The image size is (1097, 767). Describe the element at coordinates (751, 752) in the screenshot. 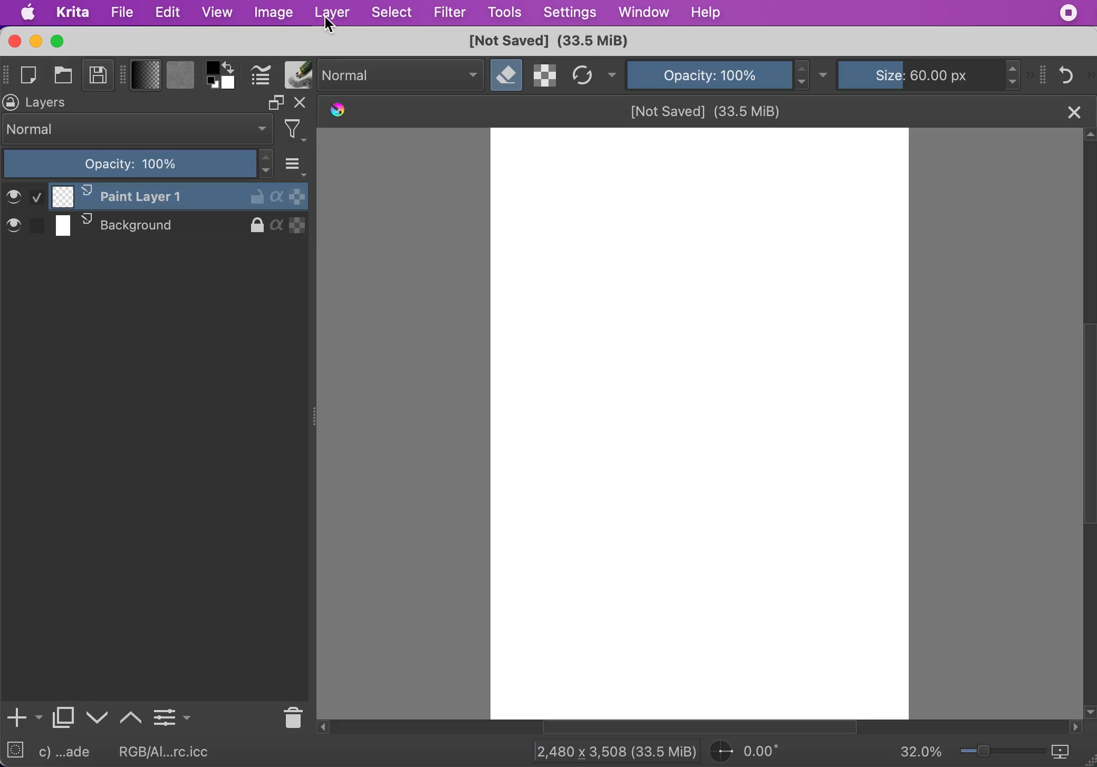

I see `rotation` at that location.